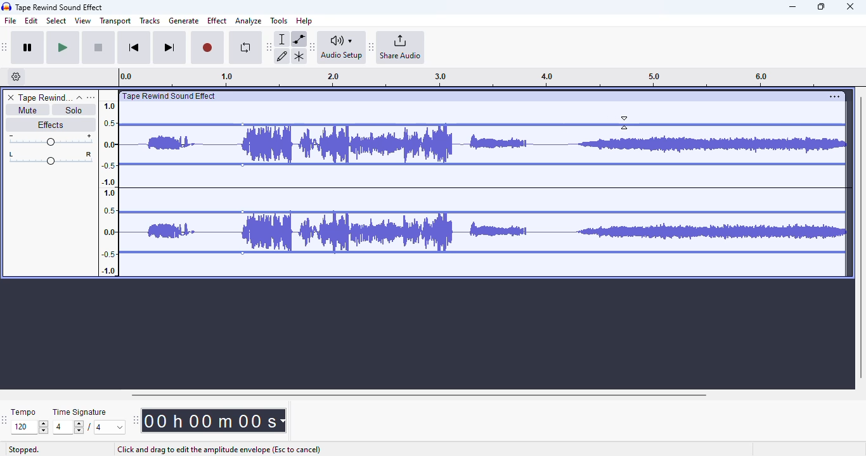 The height and width of the screenshot is (456, 866). What do you see at coordinates (207, 48) in the screenshot?
I see `record` at bounding box center [207, 48].